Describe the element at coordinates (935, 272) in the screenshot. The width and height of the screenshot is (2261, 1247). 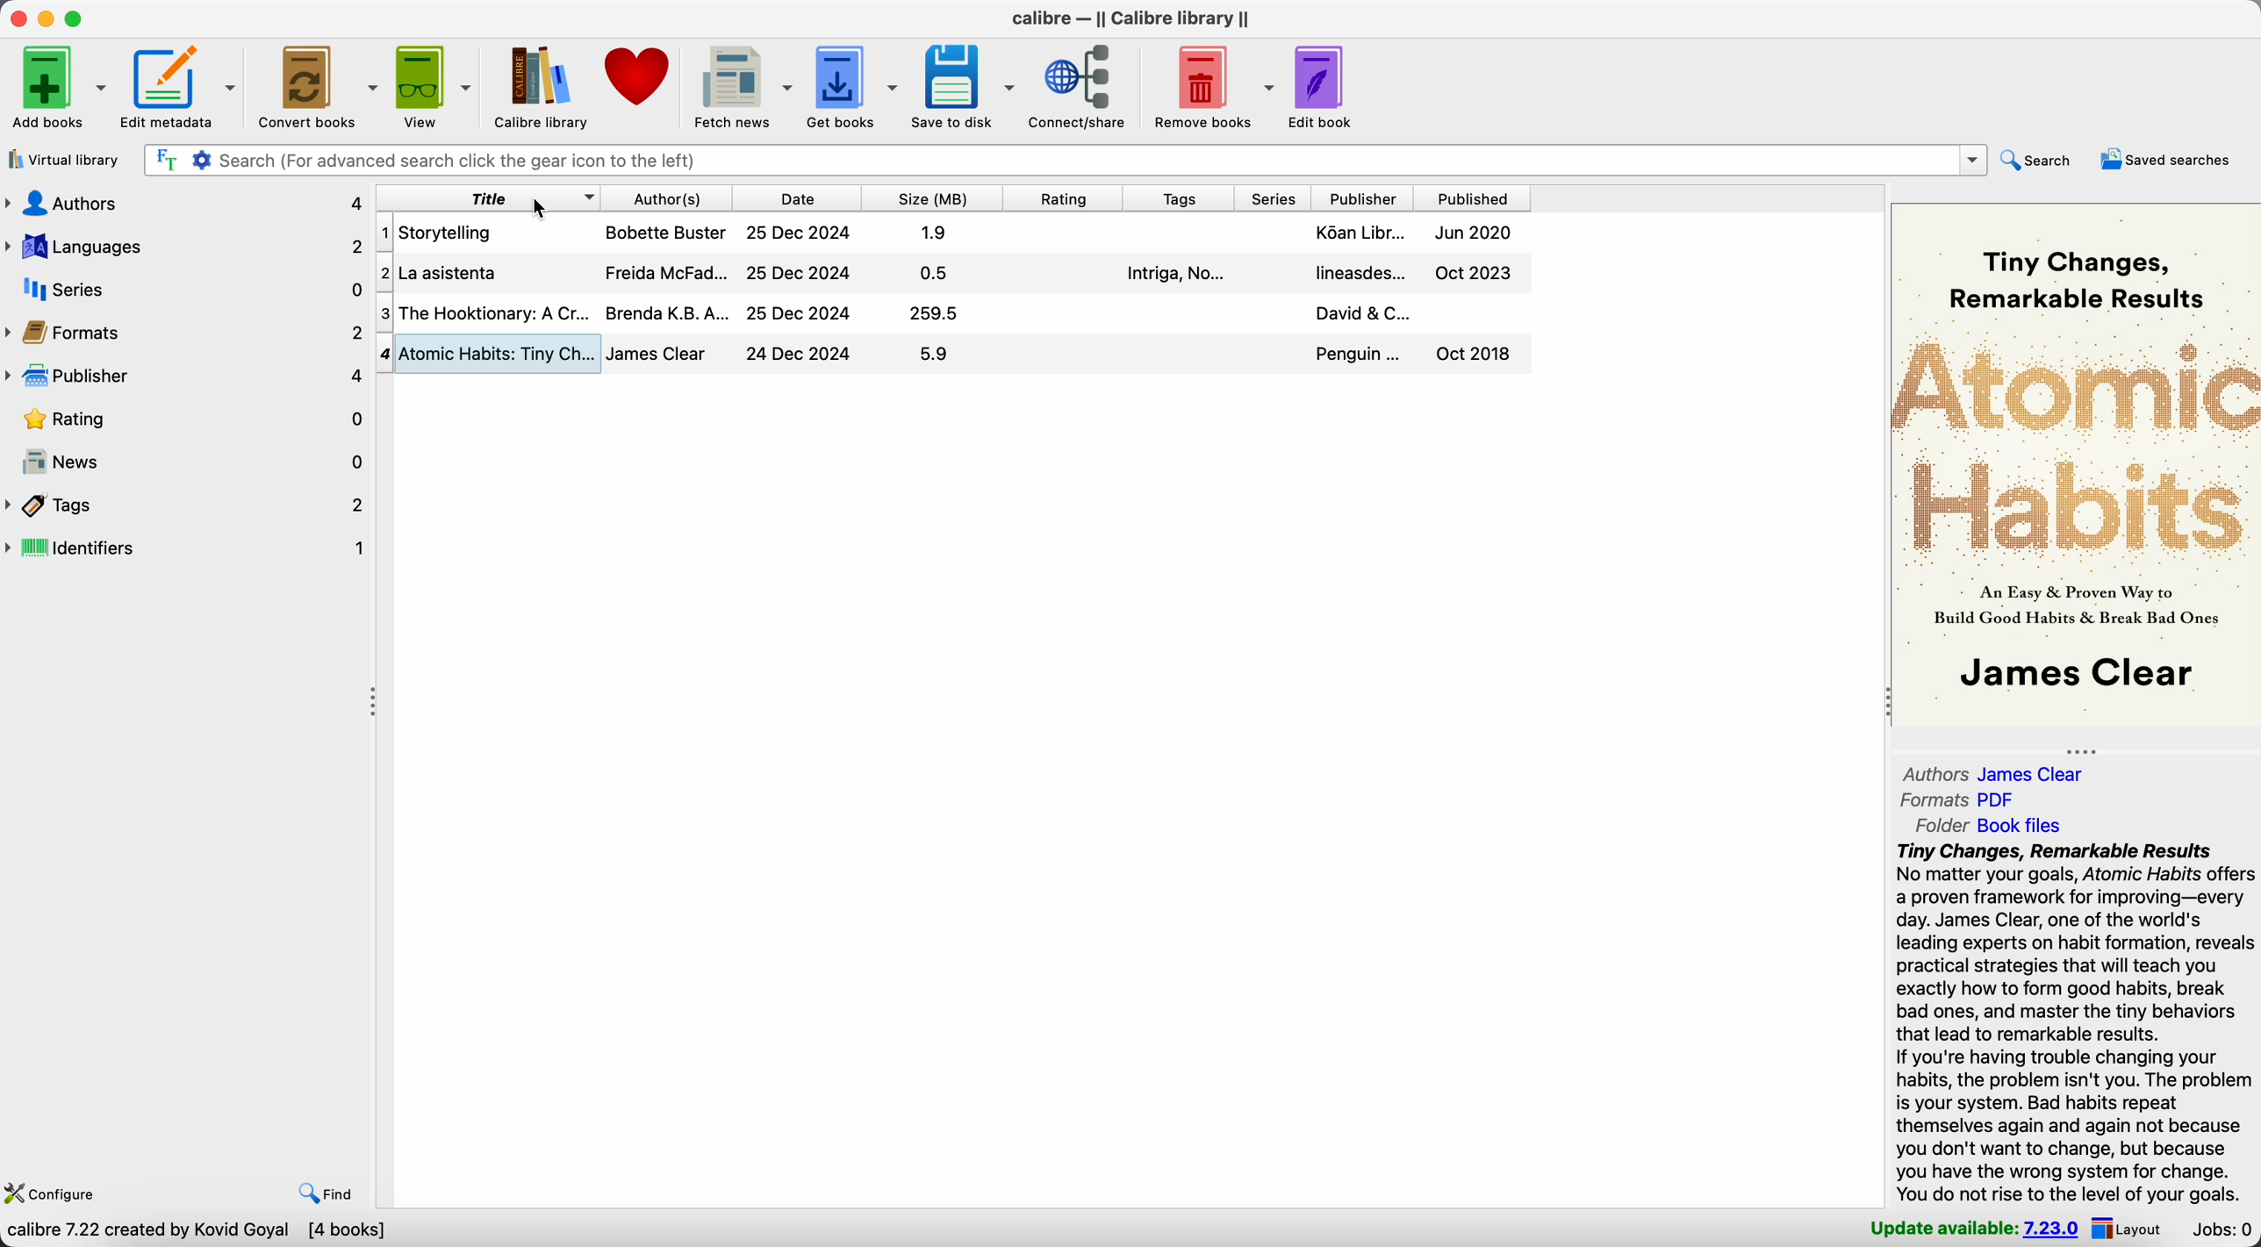
I see `0.5` at that location.